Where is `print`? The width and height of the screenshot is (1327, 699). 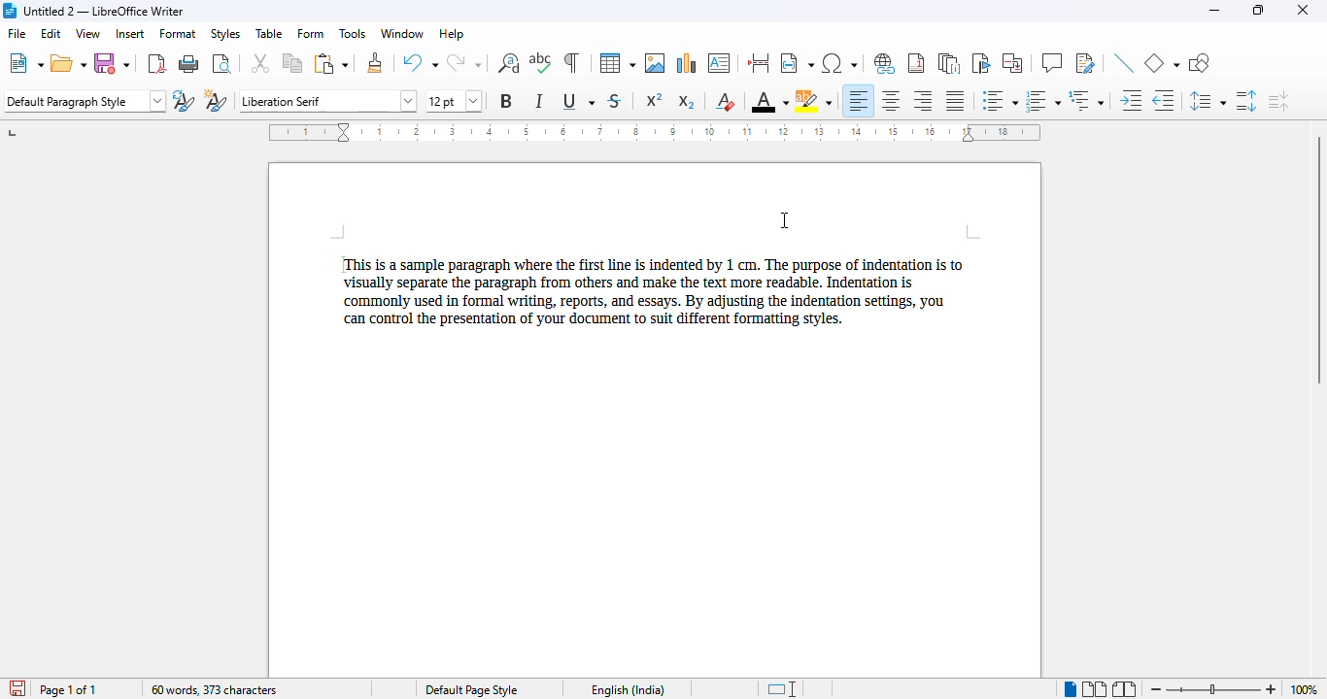
print is located at coordinates (189, 63).